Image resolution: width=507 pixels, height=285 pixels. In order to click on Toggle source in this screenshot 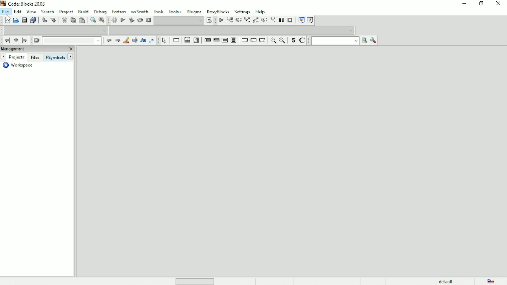, I will do `click(292, 40)`.